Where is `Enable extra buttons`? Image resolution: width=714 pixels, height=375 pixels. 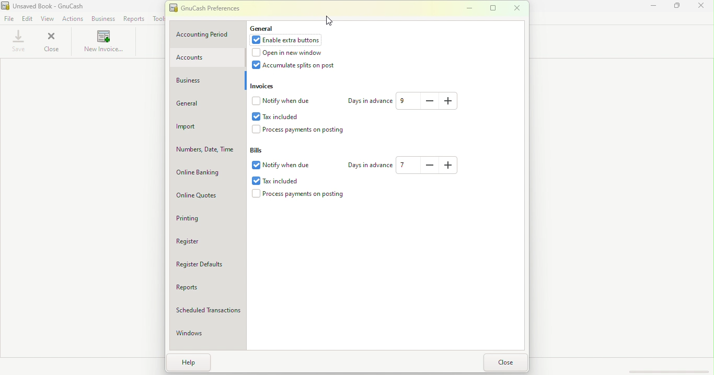 Enable extra buttons is located at coordinates (289, 40).